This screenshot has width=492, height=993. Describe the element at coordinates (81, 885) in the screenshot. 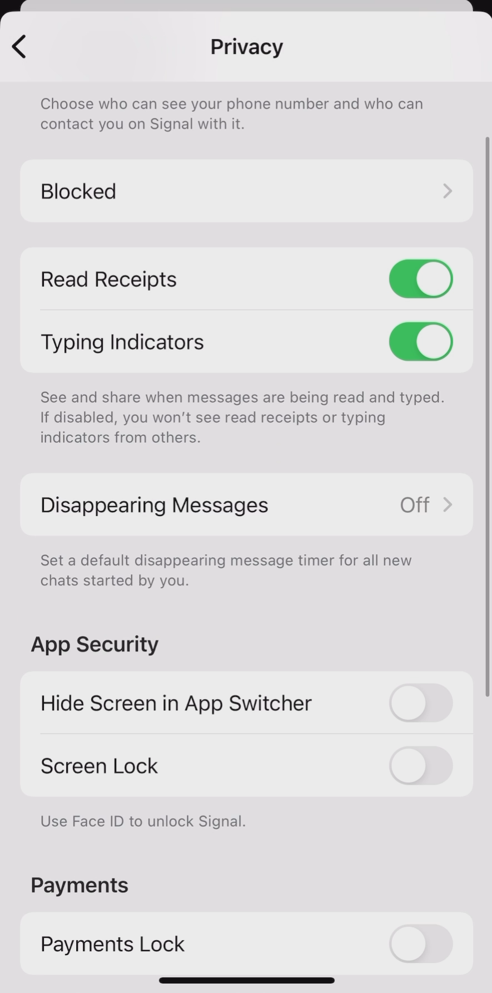

I see `payments` at that location.